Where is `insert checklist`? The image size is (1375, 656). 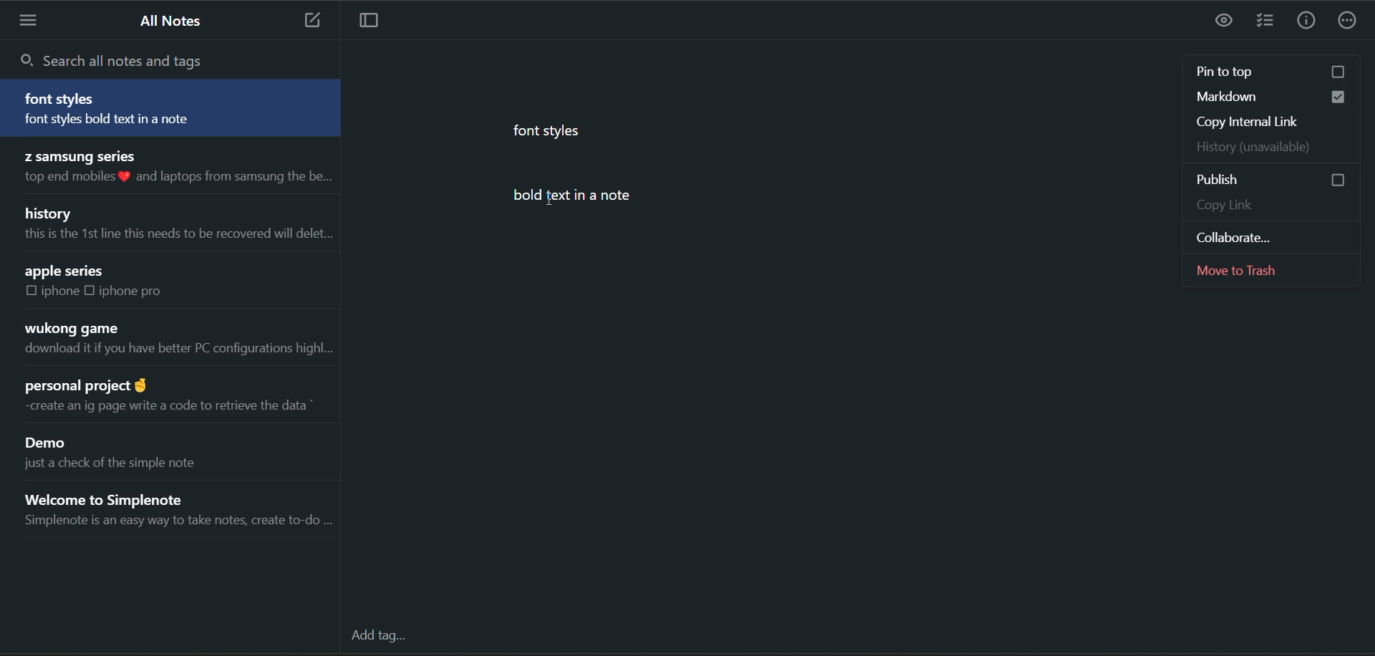 insert checklist is located at coordinates (1265, 22).